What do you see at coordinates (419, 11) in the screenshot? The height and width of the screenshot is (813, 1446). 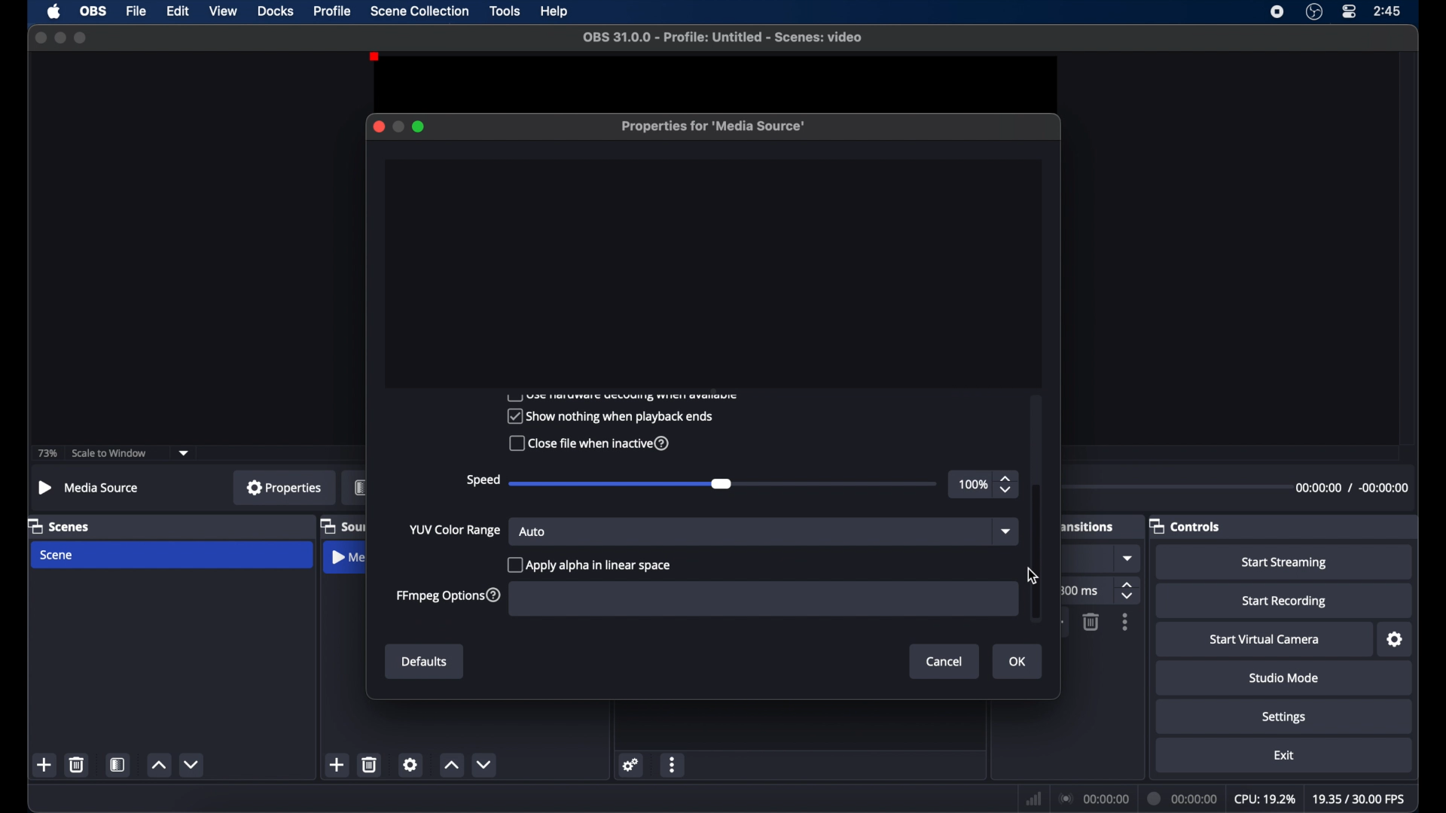 I see `scene collection` at bounding box center [419, 11].